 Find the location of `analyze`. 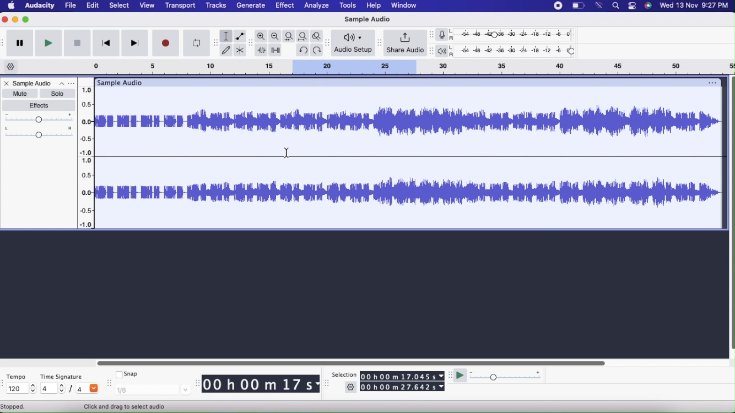

analyze is located at coordinates (317, 6).